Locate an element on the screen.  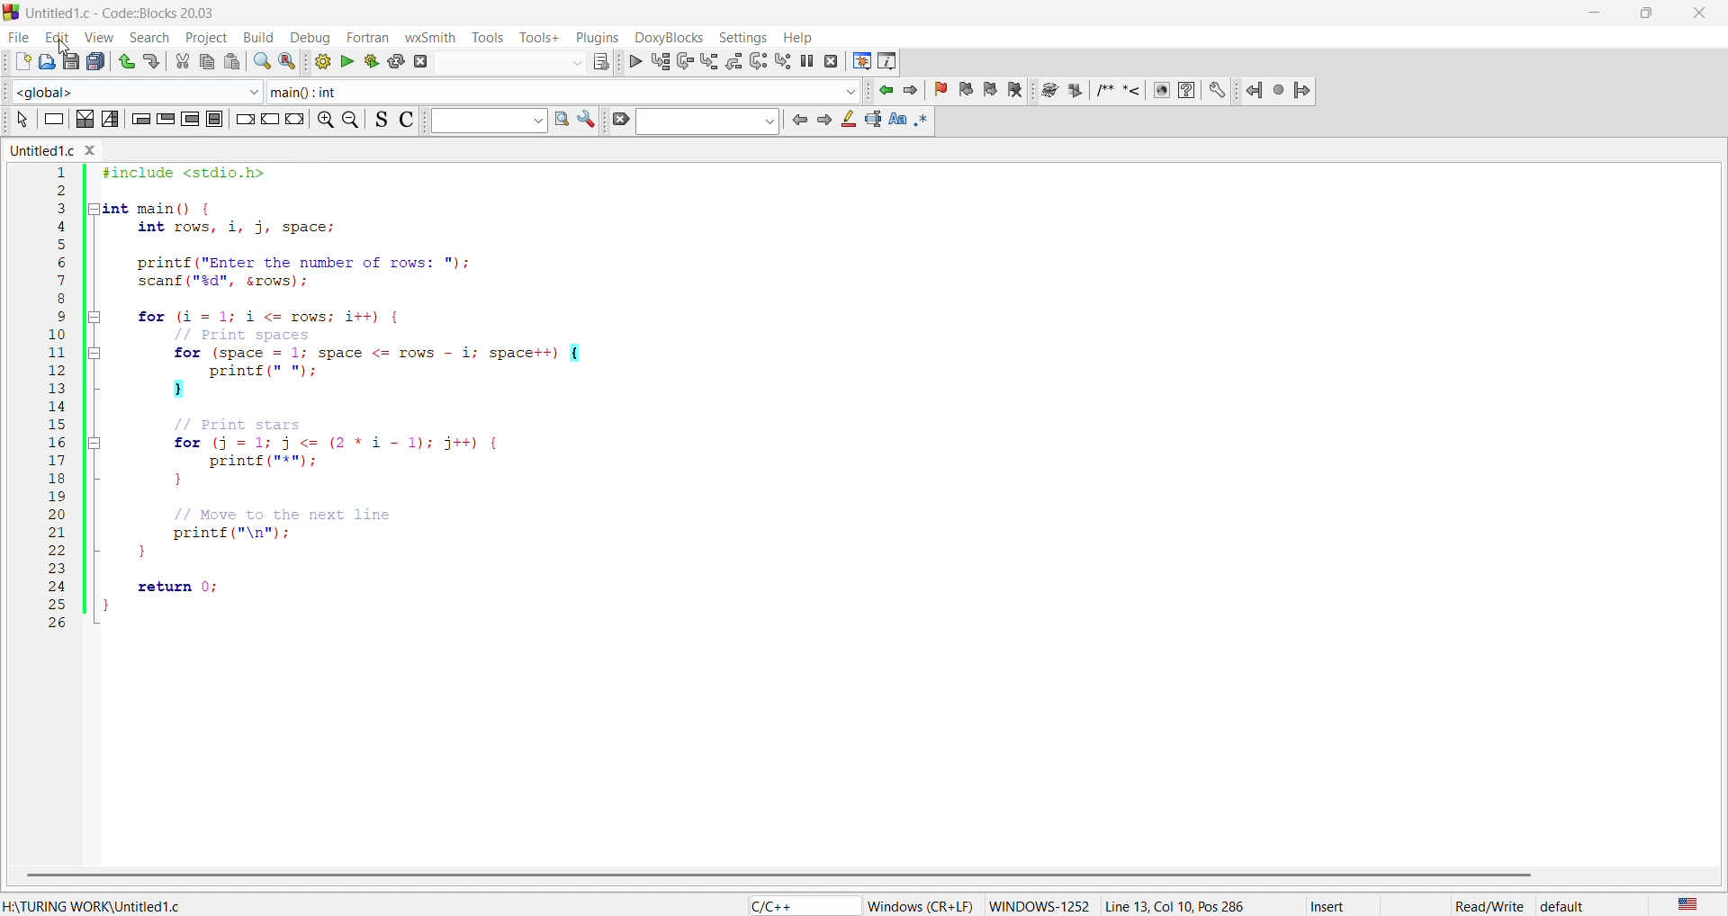
show selected target is located at coordinates (602, 62).